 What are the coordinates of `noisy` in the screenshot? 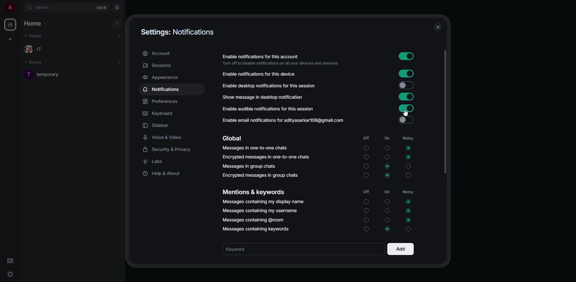 It's located at (410, 229).